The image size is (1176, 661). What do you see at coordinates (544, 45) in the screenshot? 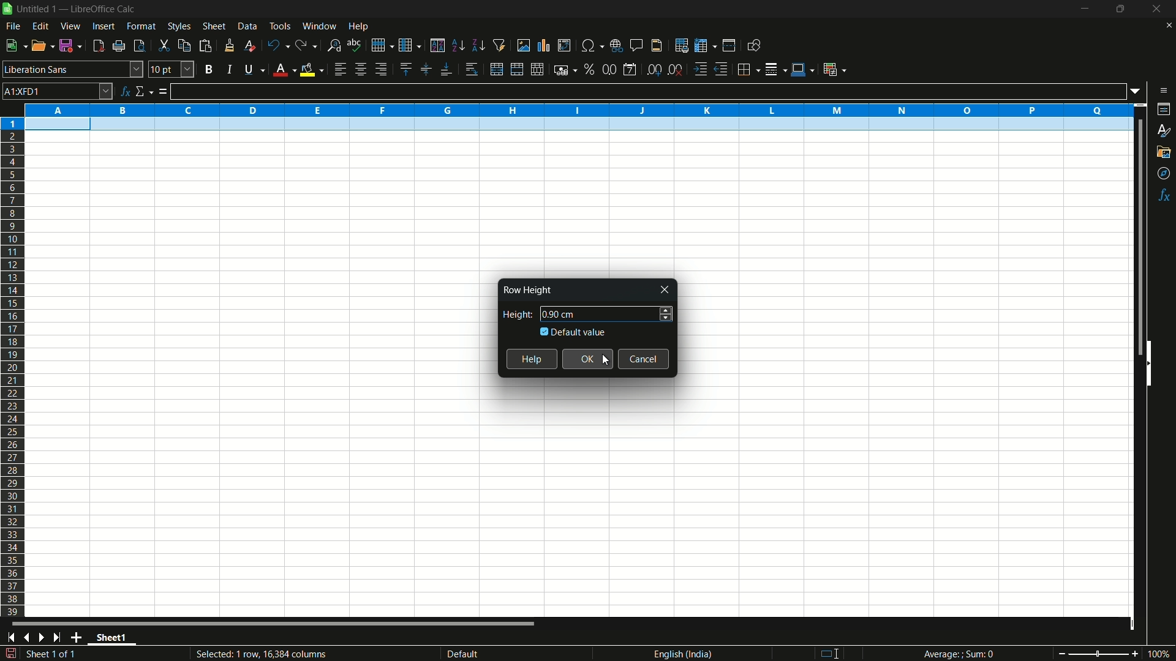
I see `insert chart` at bounding box center [544, 45].